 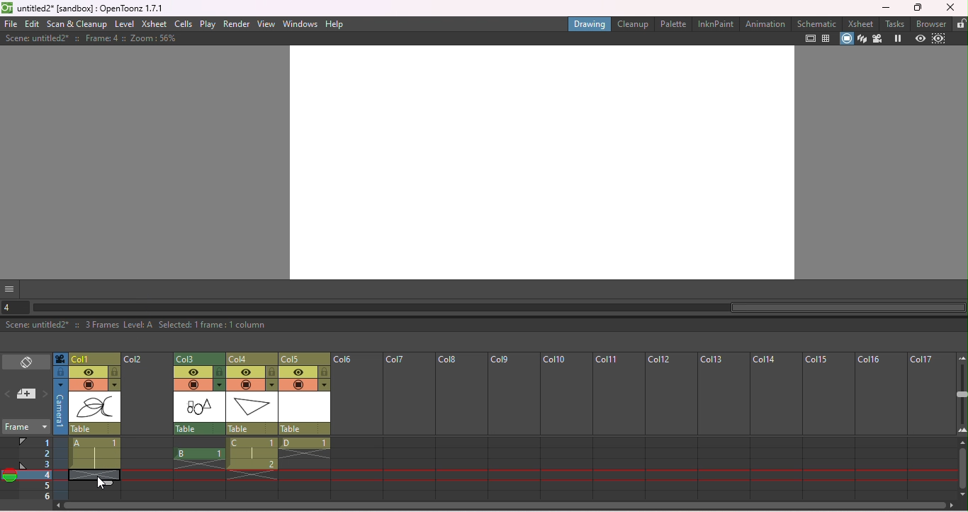 What do you see at coordinates (962, 433) in the screenshot?
I see `Zoom in` at bounding box center [962, 433].